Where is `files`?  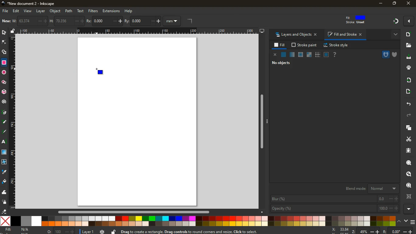
files is located at coordinates (406, 45).